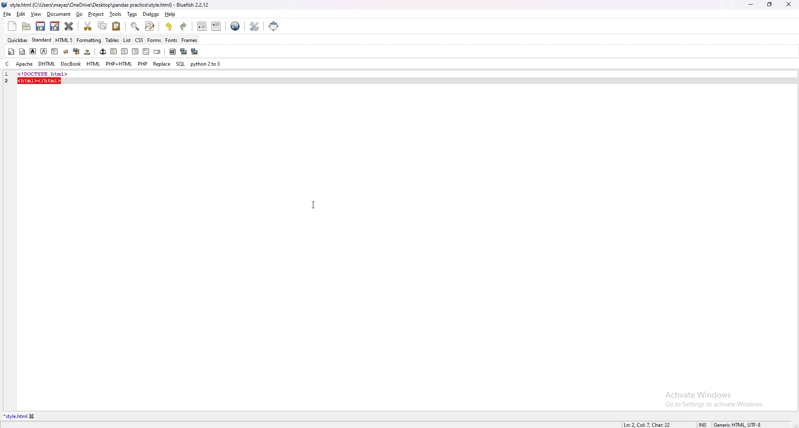 The width and height of the screenshot is (799, 428). Describe the element at coordinates (88, 52) in the screenshot. I see `non breaking space` at that location.